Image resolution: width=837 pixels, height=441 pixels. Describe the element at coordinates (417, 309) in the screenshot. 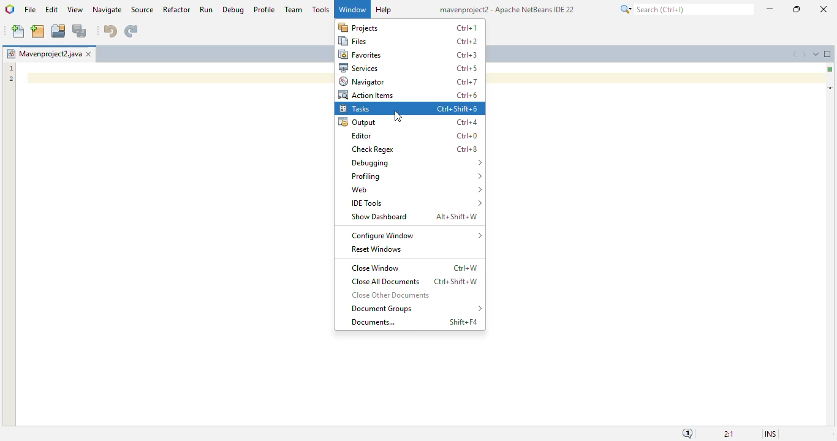

I see `document groups` at that location.